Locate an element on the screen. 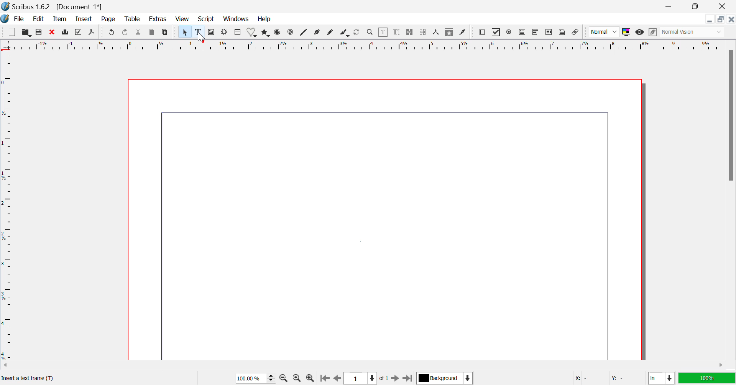 This screenshot has width=736, height=385. Measurements is located at coordinates (437, 33).